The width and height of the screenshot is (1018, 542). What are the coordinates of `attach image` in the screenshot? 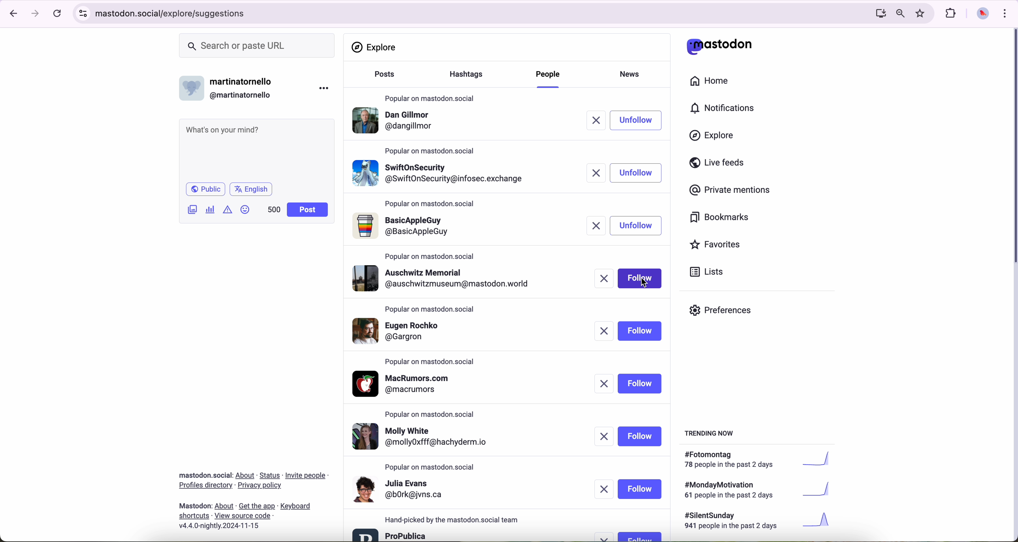 It's located at (193, 209).